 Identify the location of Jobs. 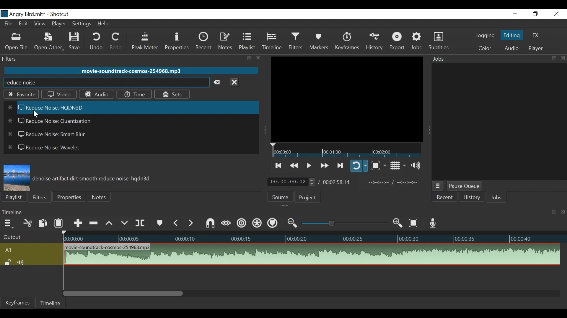
(498, 198).